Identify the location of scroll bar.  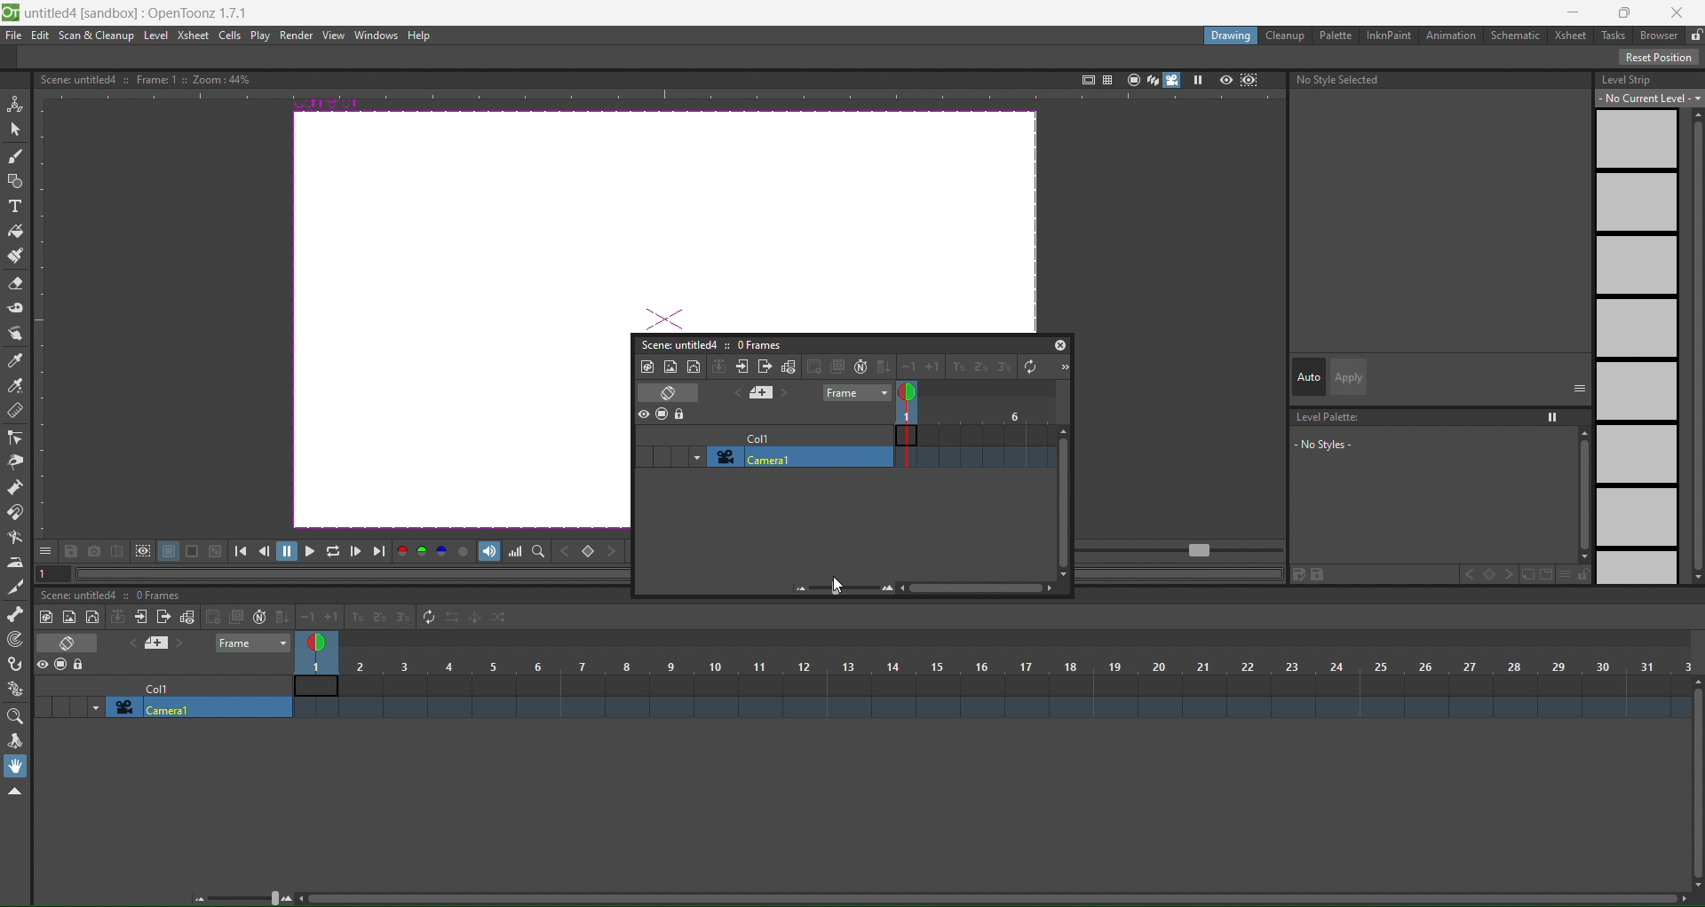
(1694, 785).